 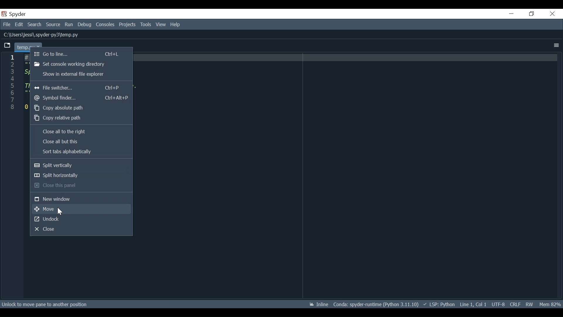 What do you see at coordinates (35, 25) in the screenshot?
I see `Search` at bounding box center [35, 25].